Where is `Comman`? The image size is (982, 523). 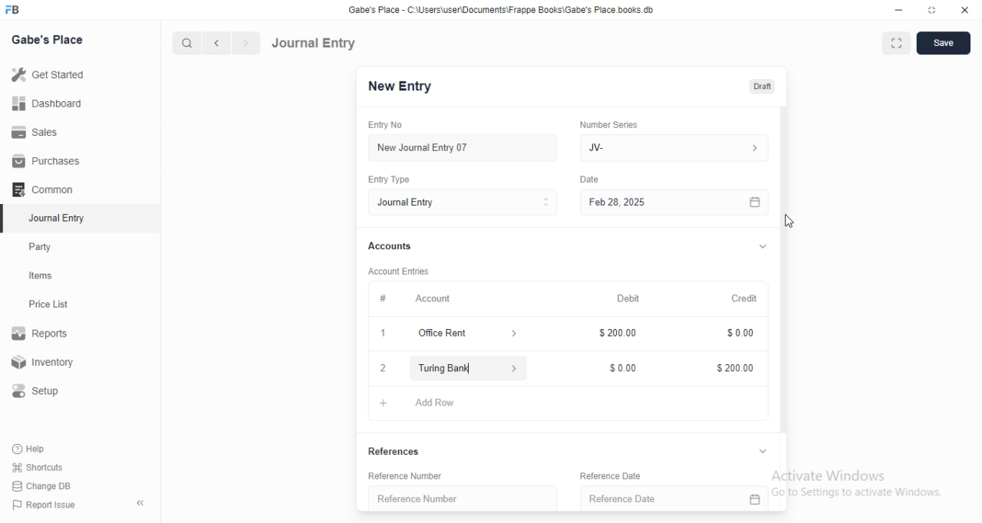 Comman is located at coordinates (38, 189).